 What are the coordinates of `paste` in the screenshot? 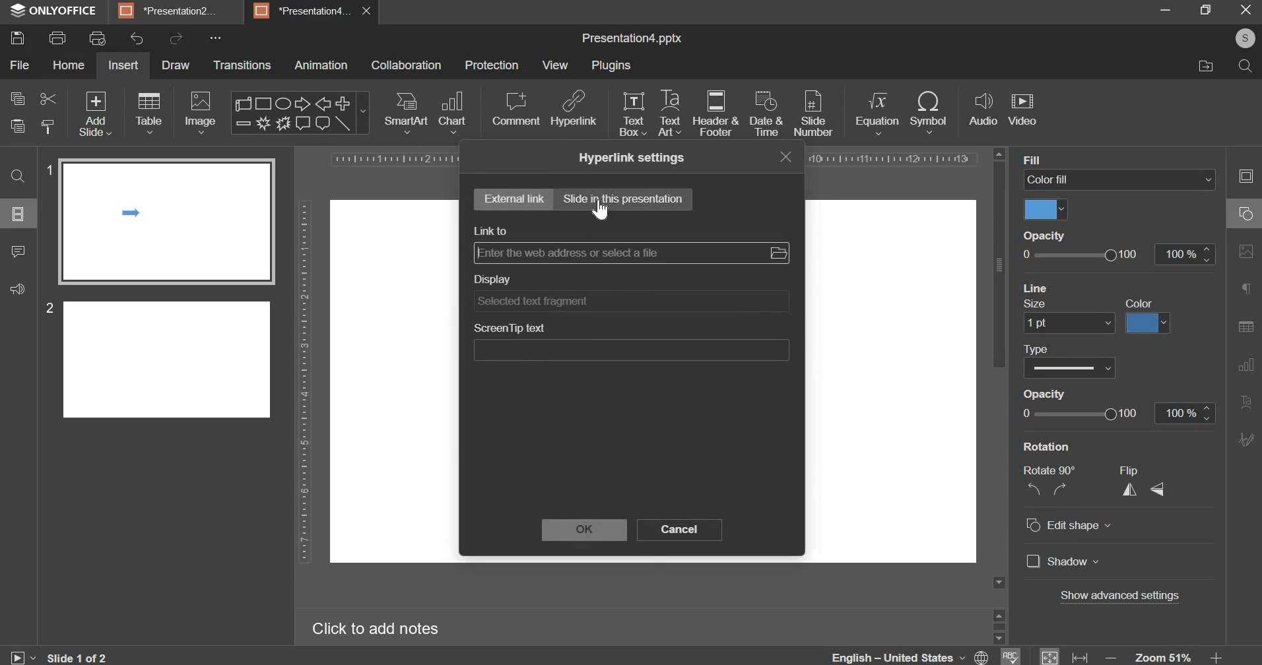 It's located at (16, 126).